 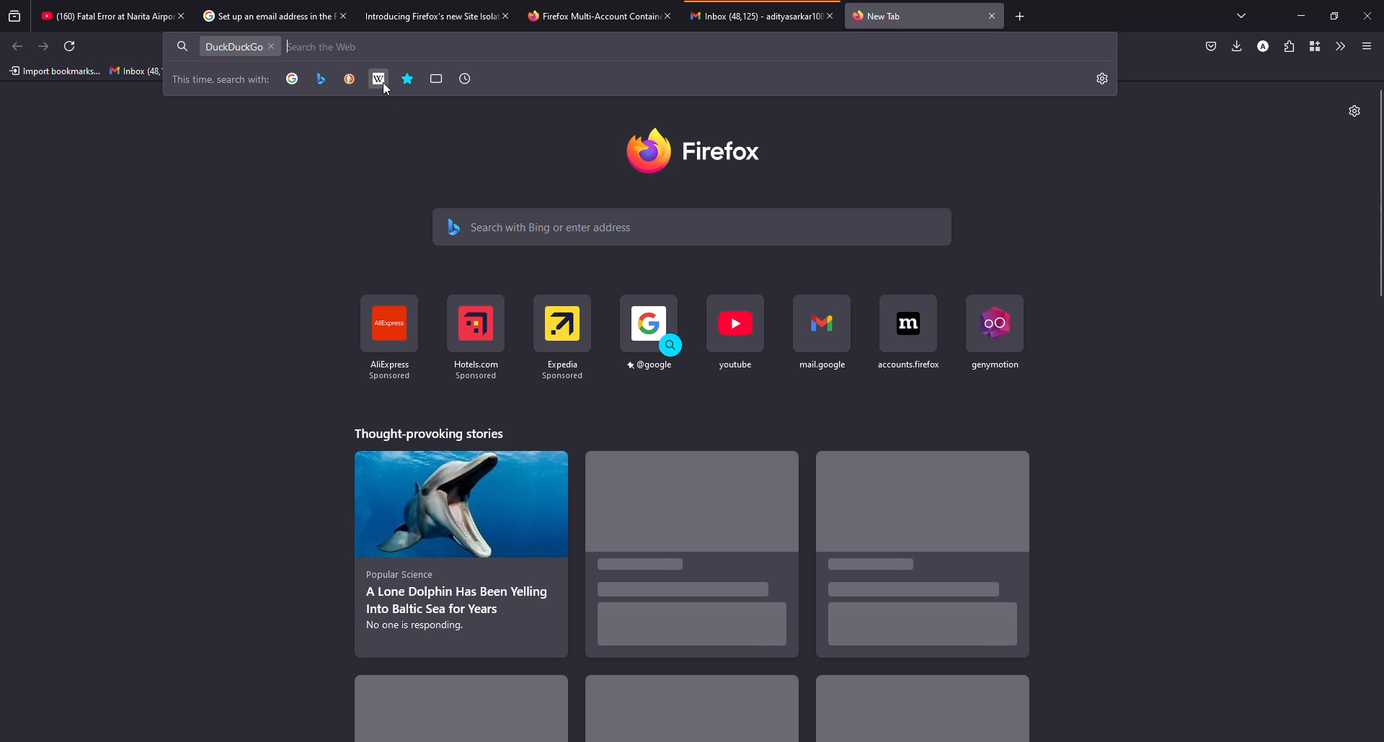 What do you see at coordinates (1289, 46) in the screenshot?
I see `extensions` at bounding box center [1289, 46].